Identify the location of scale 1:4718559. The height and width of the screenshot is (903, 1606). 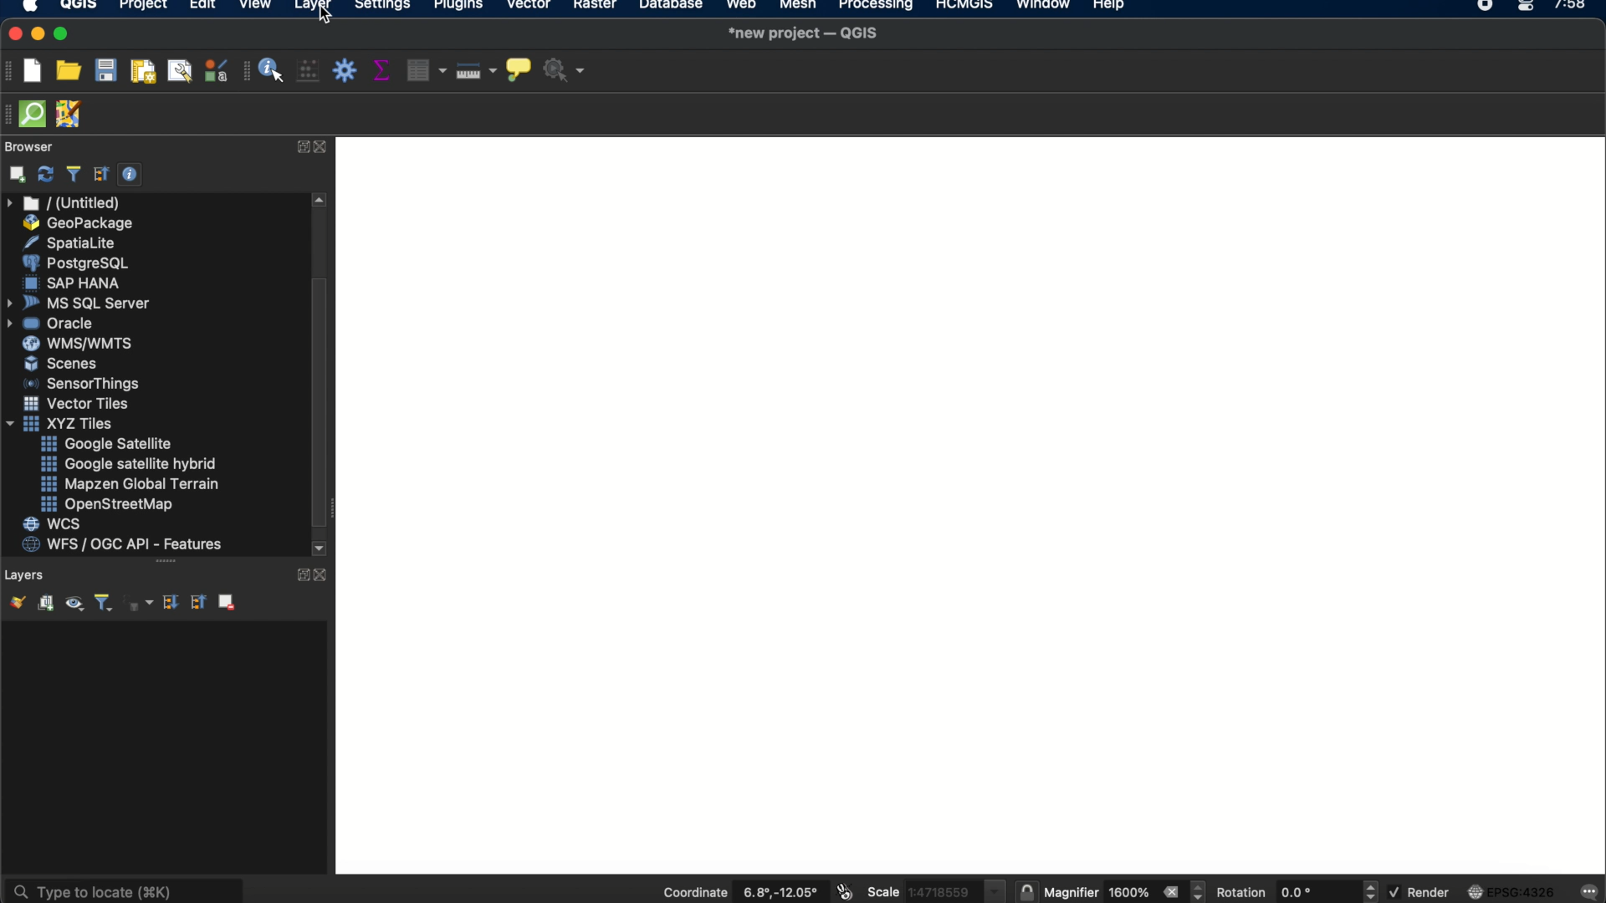
(936, 889).